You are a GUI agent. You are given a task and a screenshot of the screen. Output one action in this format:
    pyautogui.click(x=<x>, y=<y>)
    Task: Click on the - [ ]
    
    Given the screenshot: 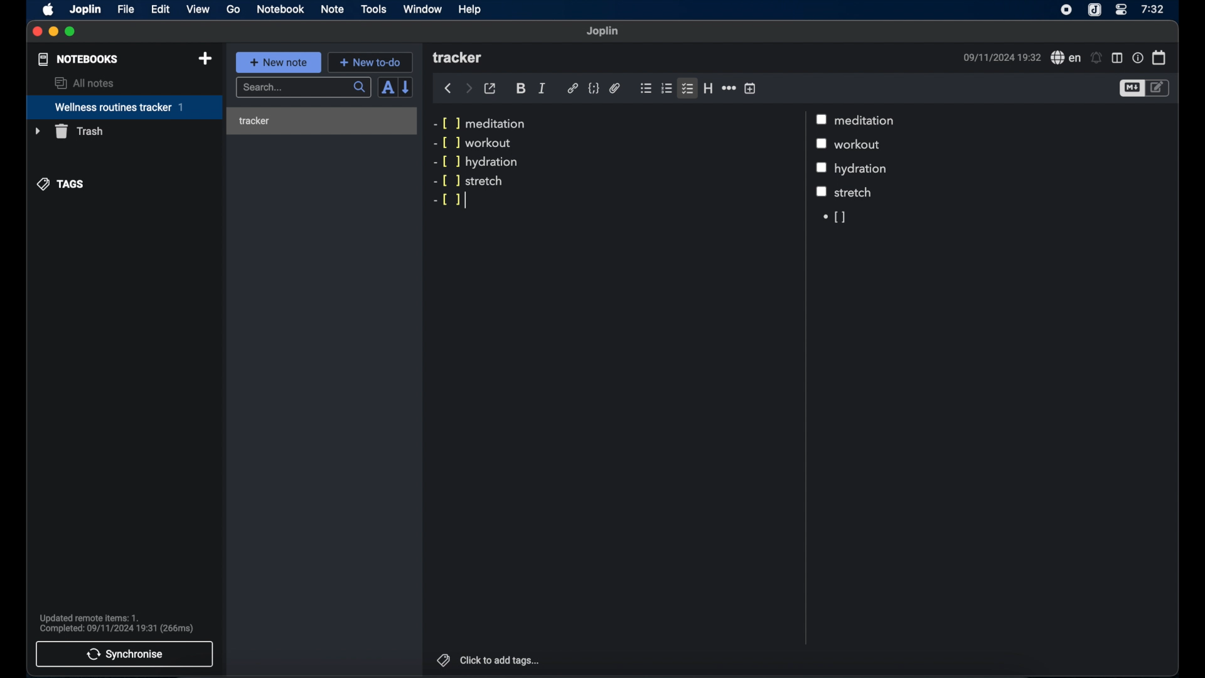 What is the action you would take?
    pyautogui.click(x=446, y=200)
    